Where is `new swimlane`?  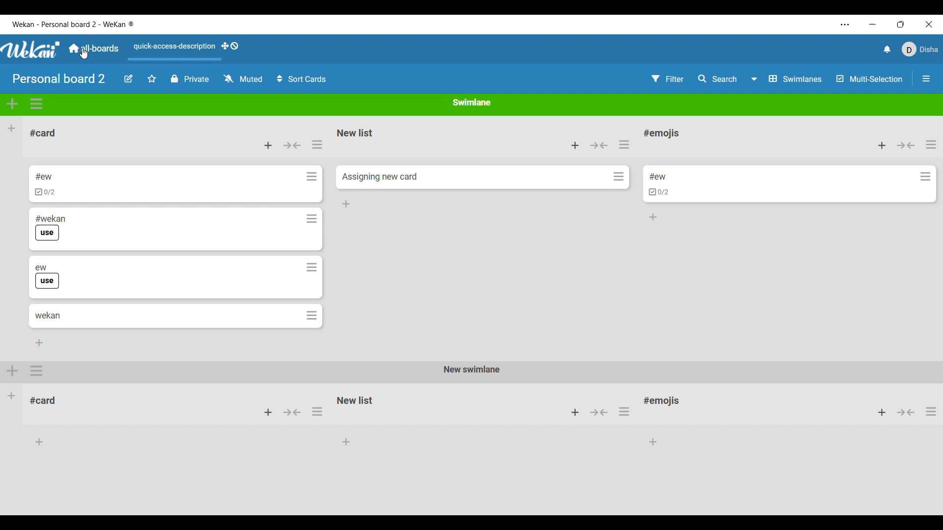
new swimlane is located at coordinates (472, 372).